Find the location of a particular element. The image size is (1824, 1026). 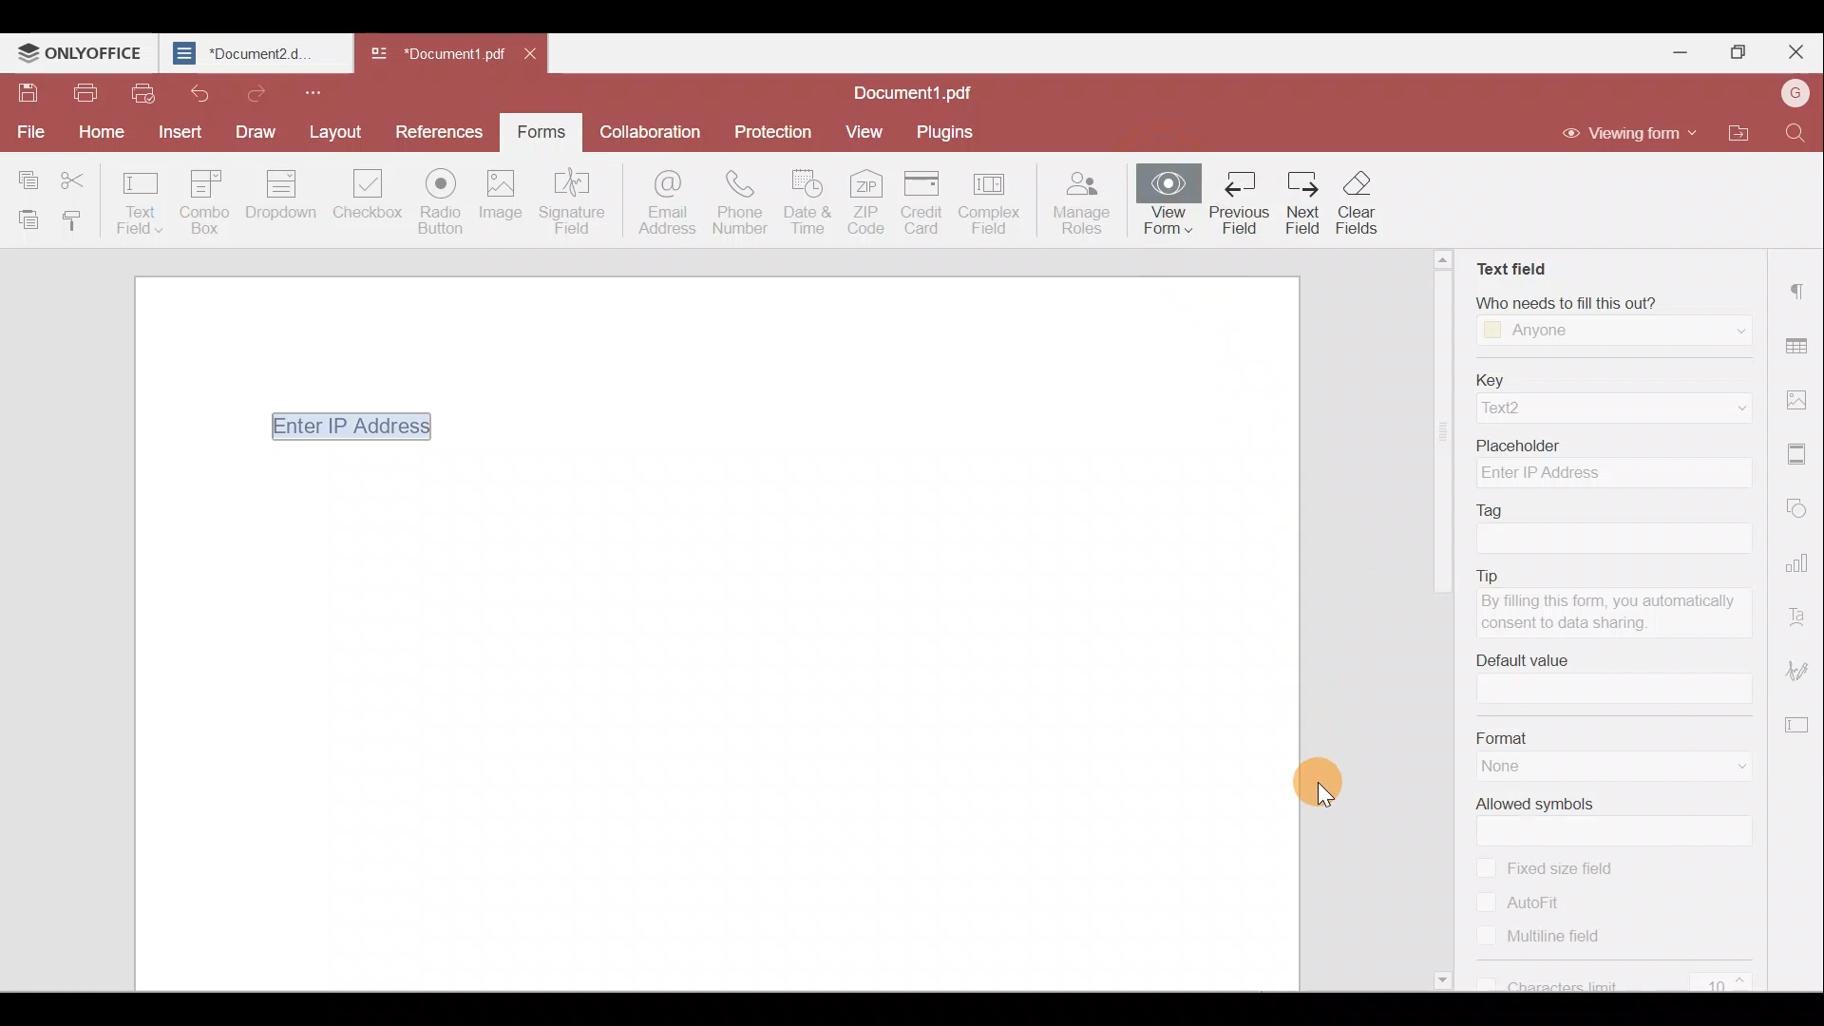

Clear fields is located at coordinates (1361, 202).